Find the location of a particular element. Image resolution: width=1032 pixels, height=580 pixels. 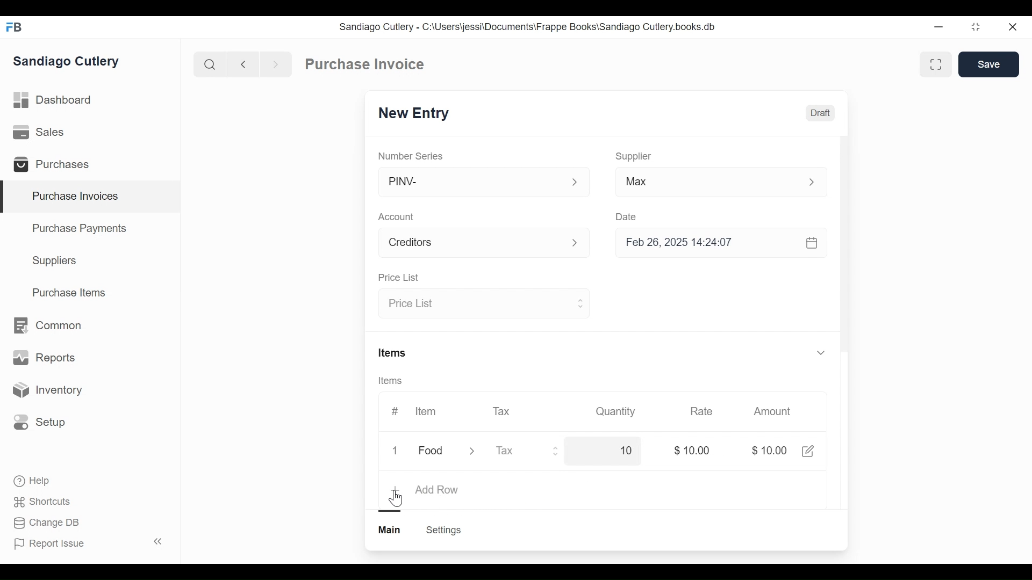

Expand is located at coordinates (479, 452).